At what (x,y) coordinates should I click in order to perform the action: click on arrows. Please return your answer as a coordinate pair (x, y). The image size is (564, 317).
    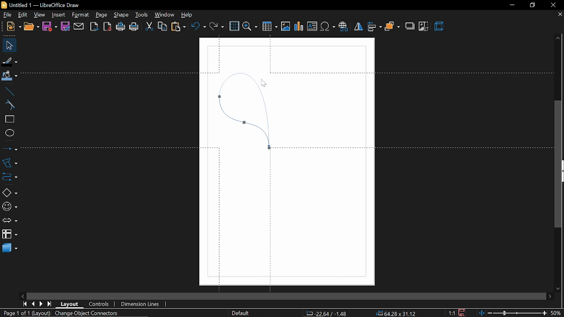
    Looking at the image, I should click on (8, 220).